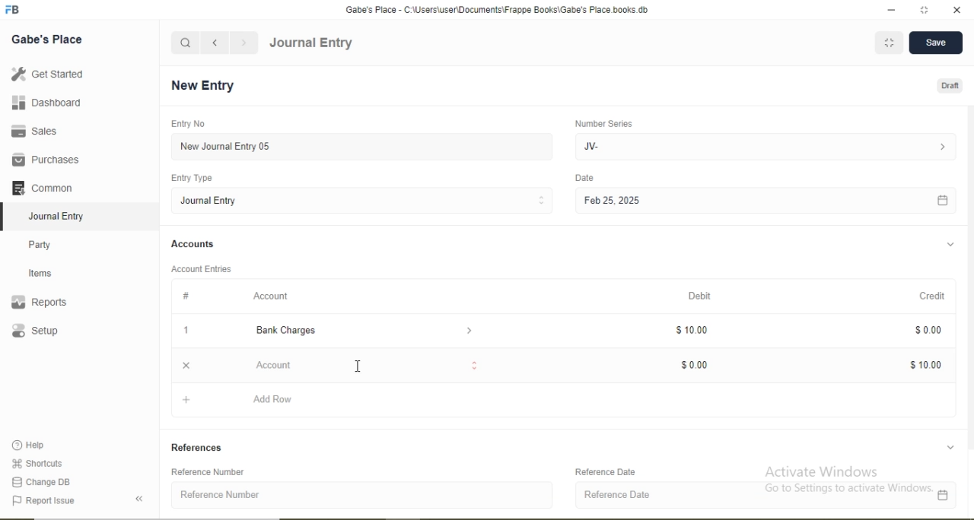 The height and width of the screenshot is (520, 974). What do you see at coordinates (187, 296) in the screenshot?
I see `#` at bounding box center [187, 296].